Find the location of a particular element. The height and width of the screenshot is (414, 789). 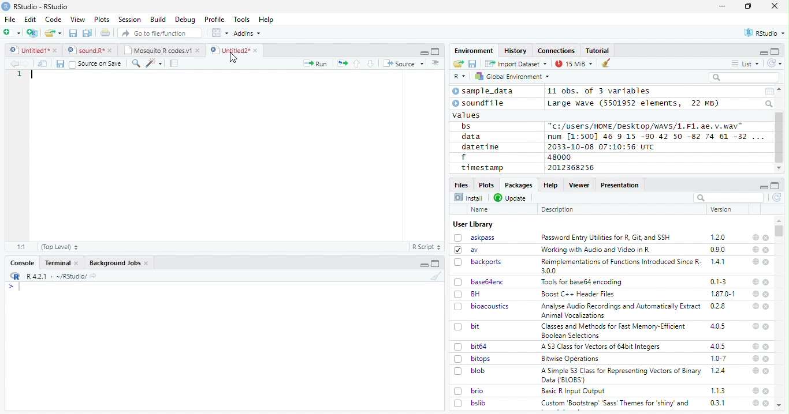

minimize is located at coordinates (423, 51).